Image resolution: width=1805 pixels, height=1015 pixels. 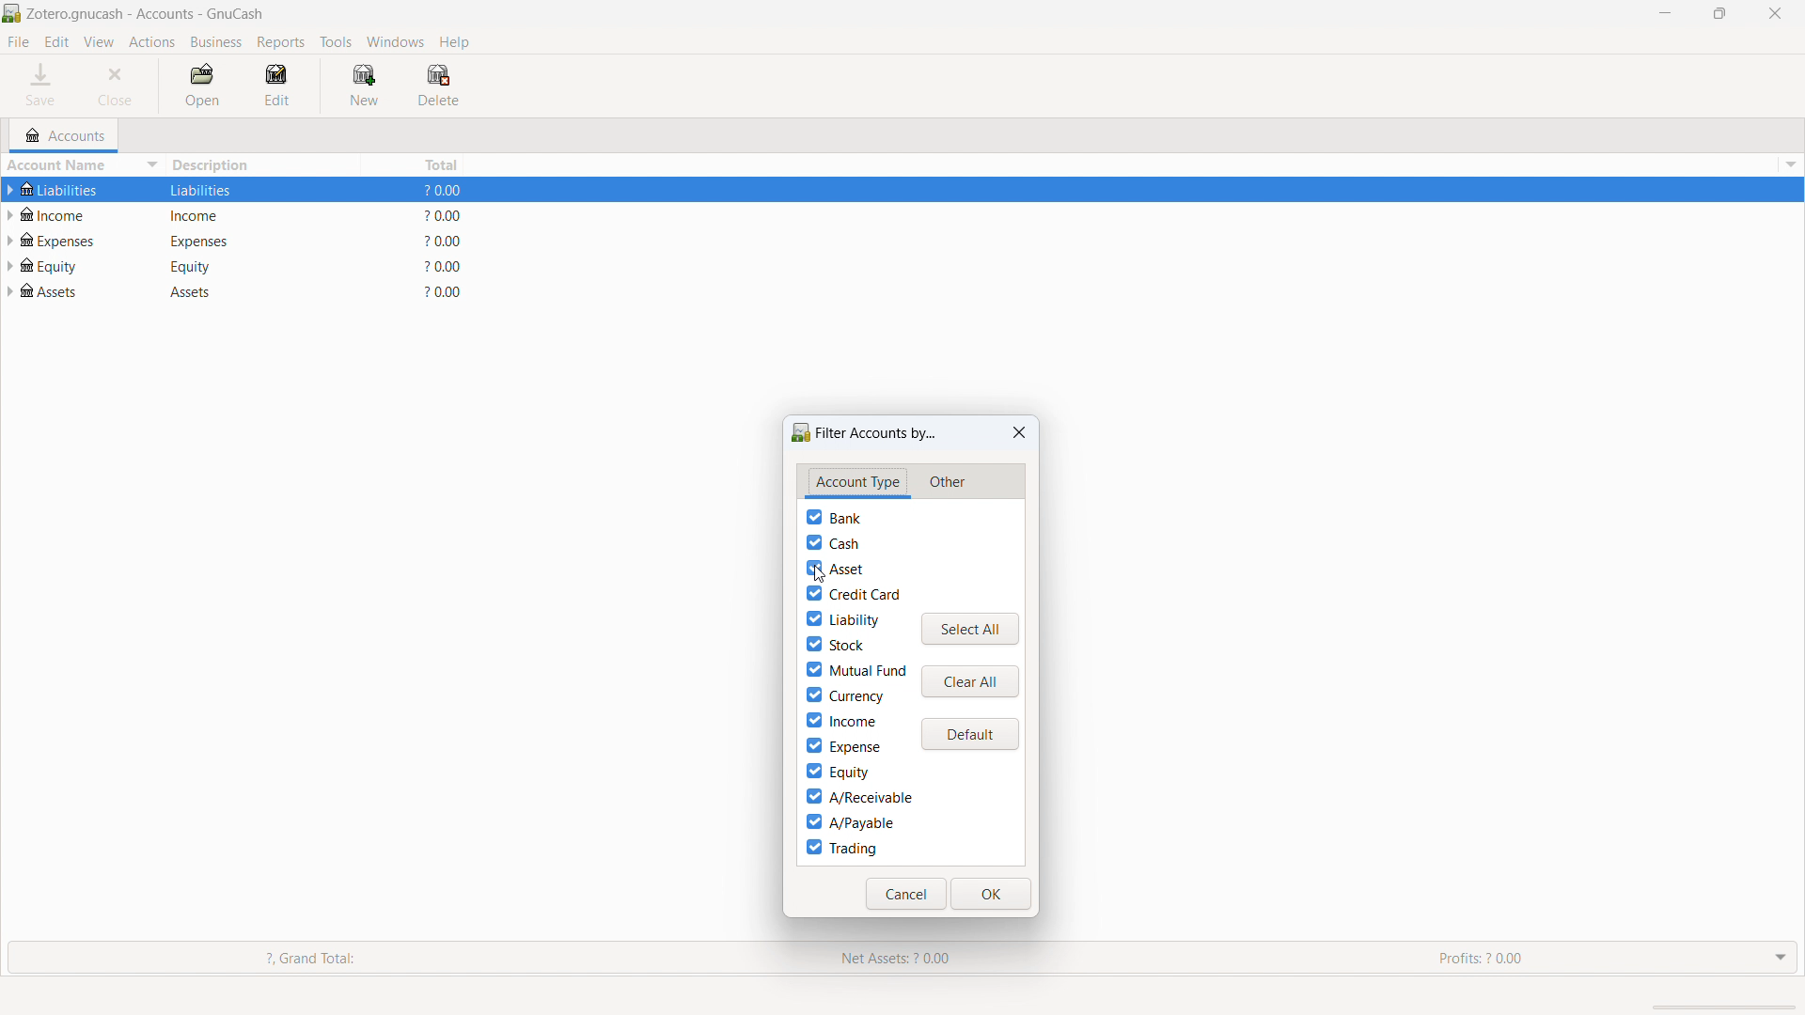 What do you see at coordinates (835, 569) in the screenshot?
I see `asset` at bounding box center [835, 569].